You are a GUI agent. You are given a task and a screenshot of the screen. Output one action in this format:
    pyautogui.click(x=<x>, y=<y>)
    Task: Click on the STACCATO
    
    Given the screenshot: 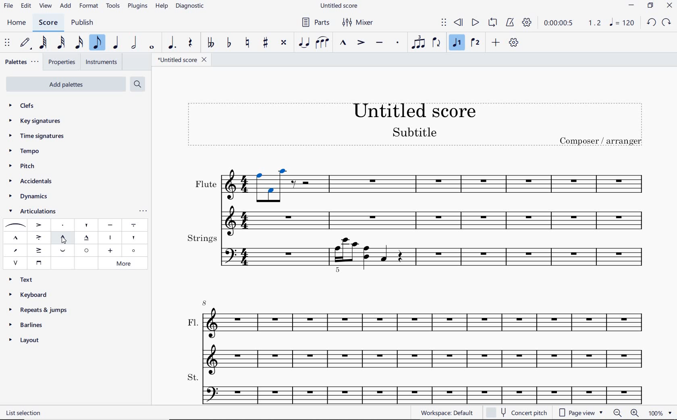 What is the action you would take?
    pyautogui.click(x=398, y=43)
    